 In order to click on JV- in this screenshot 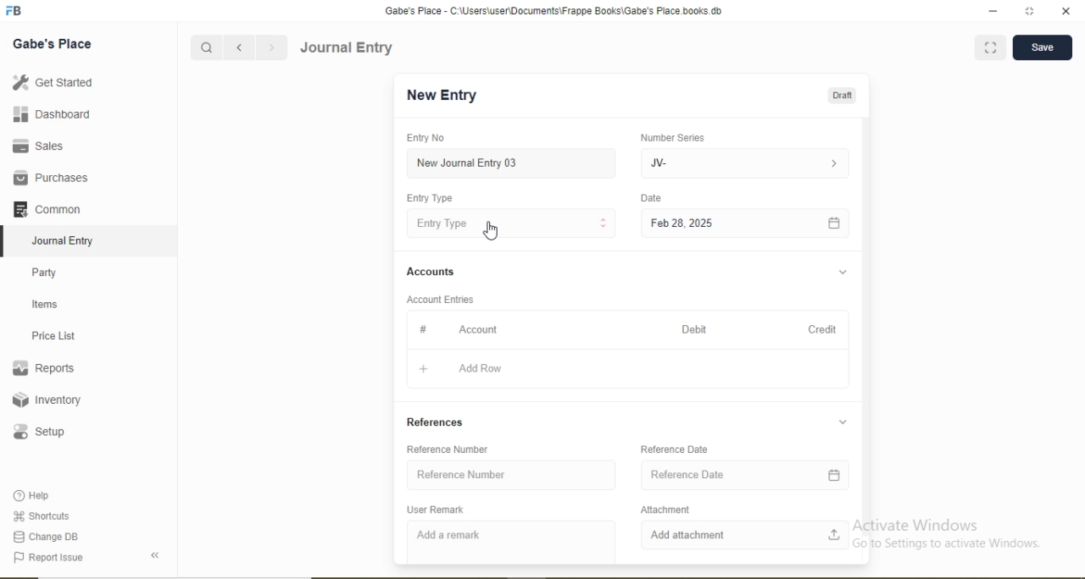, I will do `click(659, 163)`.